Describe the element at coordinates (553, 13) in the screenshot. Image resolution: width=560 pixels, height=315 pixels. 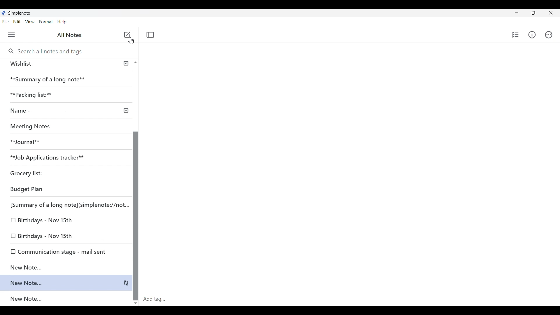
I see `Close` at that location.